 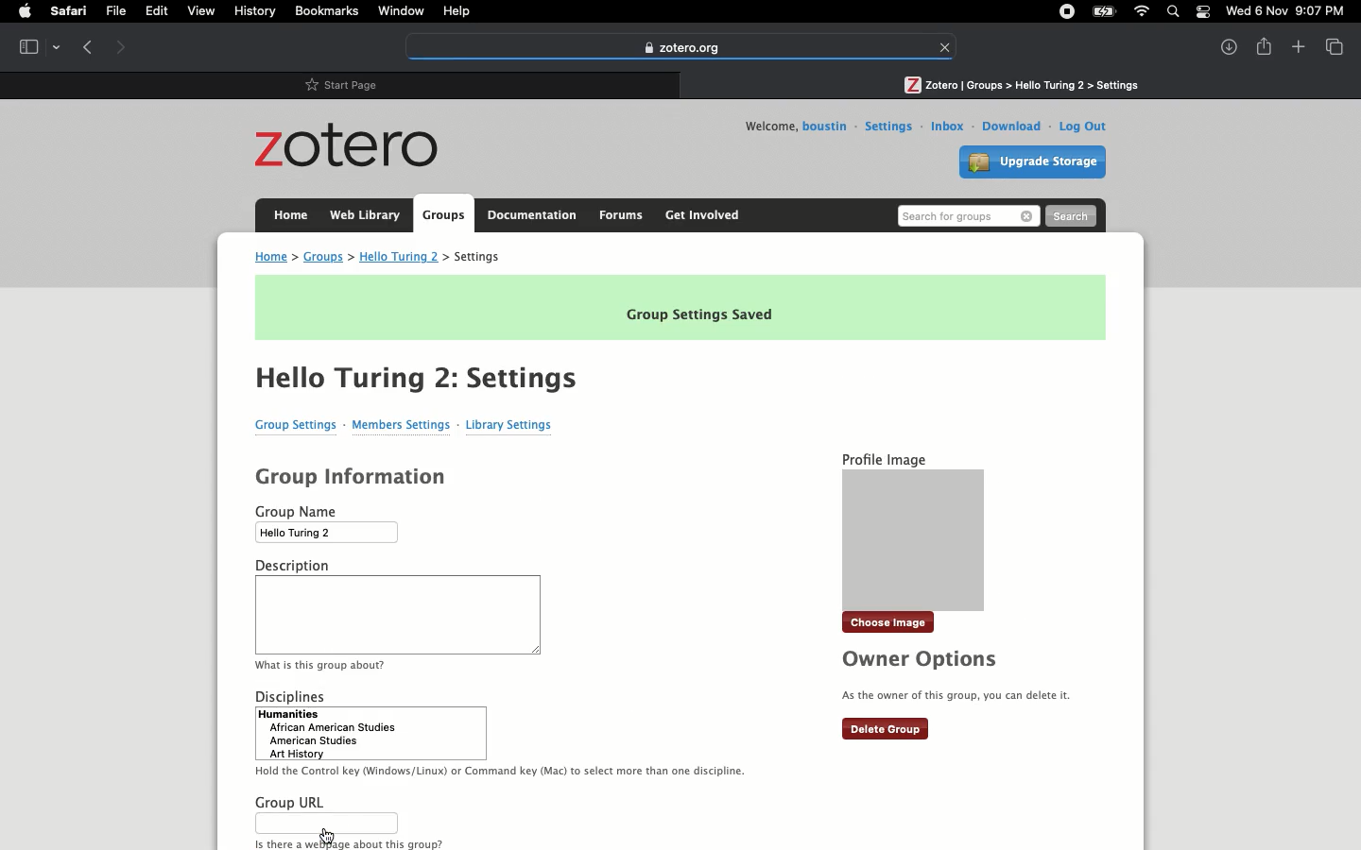 I want to click on Group URL, so click(x=350, y=821).